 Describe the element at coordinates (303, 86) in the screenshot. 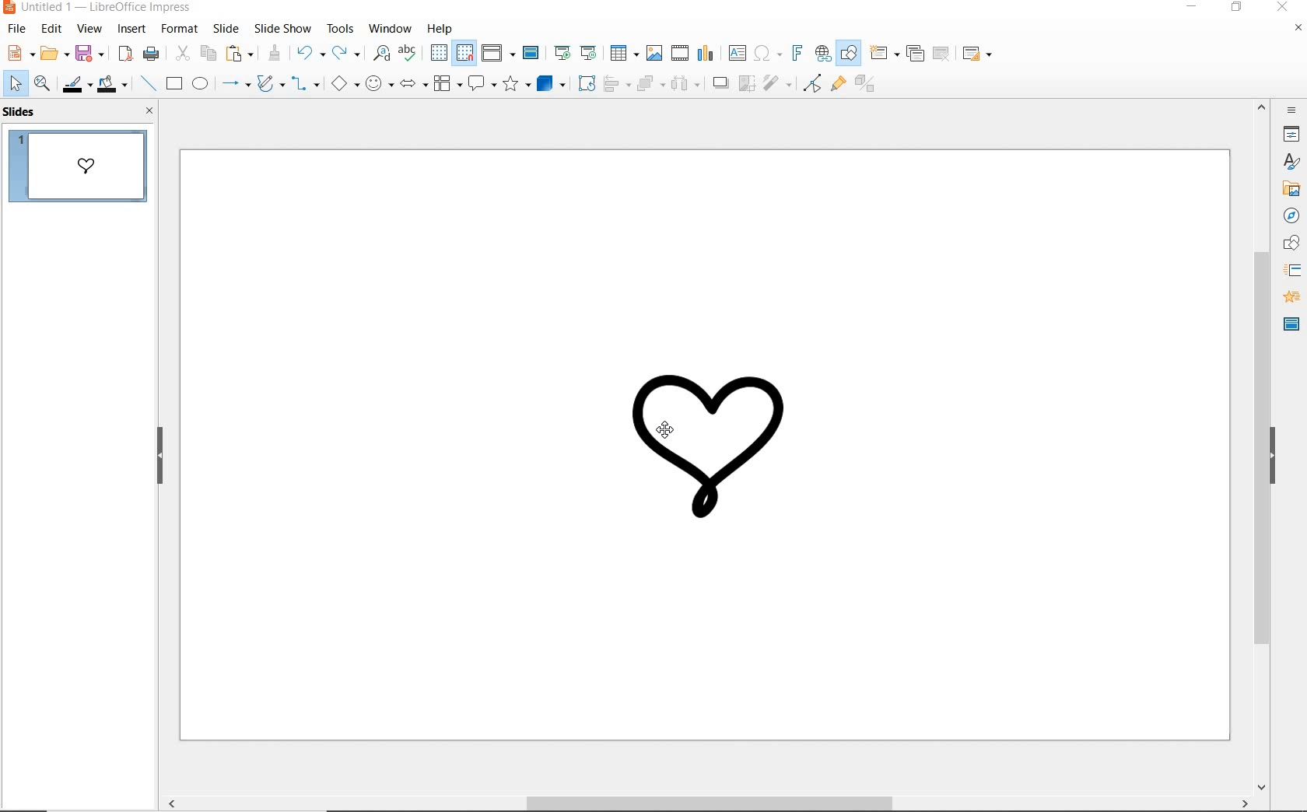

I see `connectors` at that location.